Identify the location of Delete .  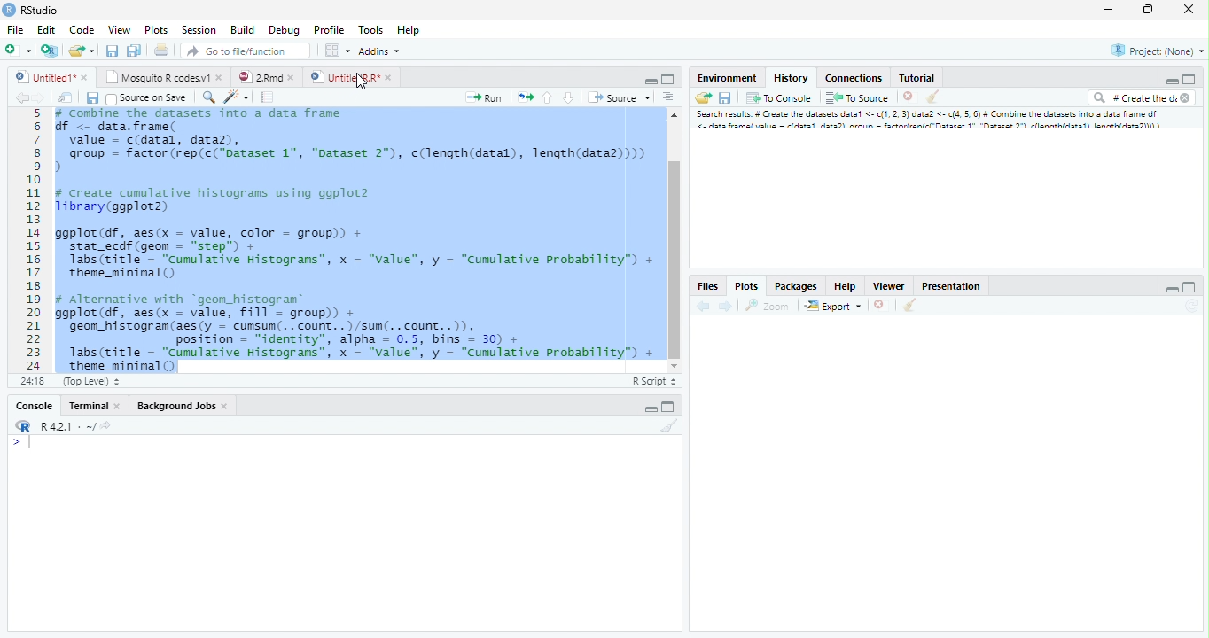
(879, 303).